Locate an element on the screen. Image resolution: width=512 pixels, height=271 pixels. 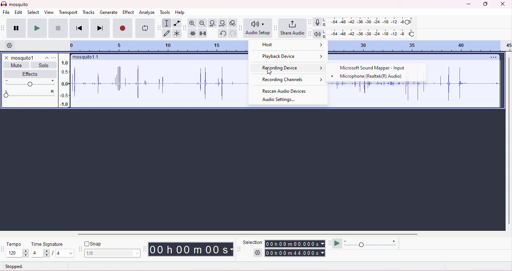
close is located at coordinates (6, 58).